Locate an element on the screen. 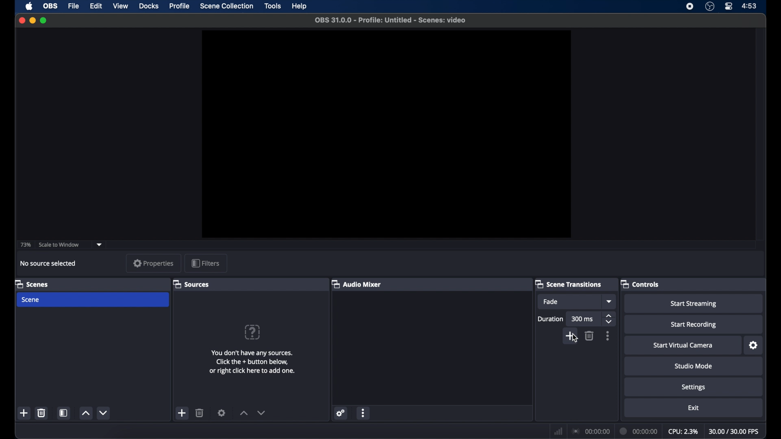 The image size is (781, 439). docks is located at coordinates (149, 6).